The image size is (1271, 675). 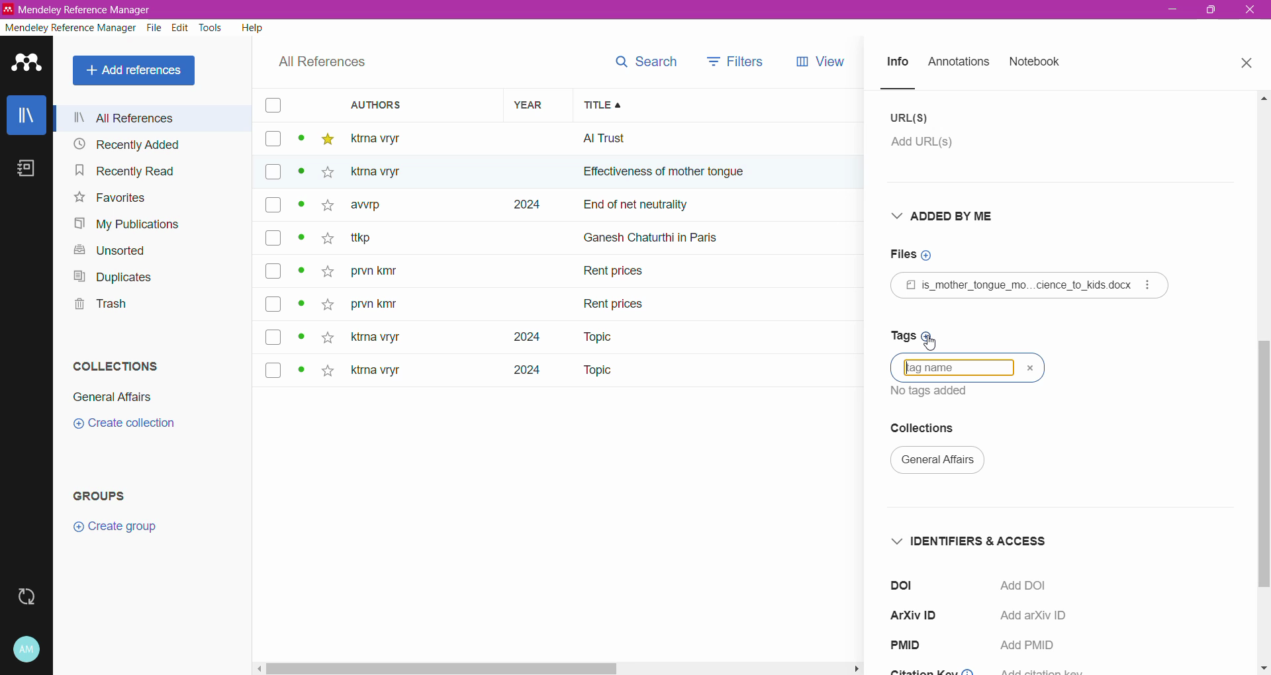 I want to click on doi, so click(x=905, y=578).